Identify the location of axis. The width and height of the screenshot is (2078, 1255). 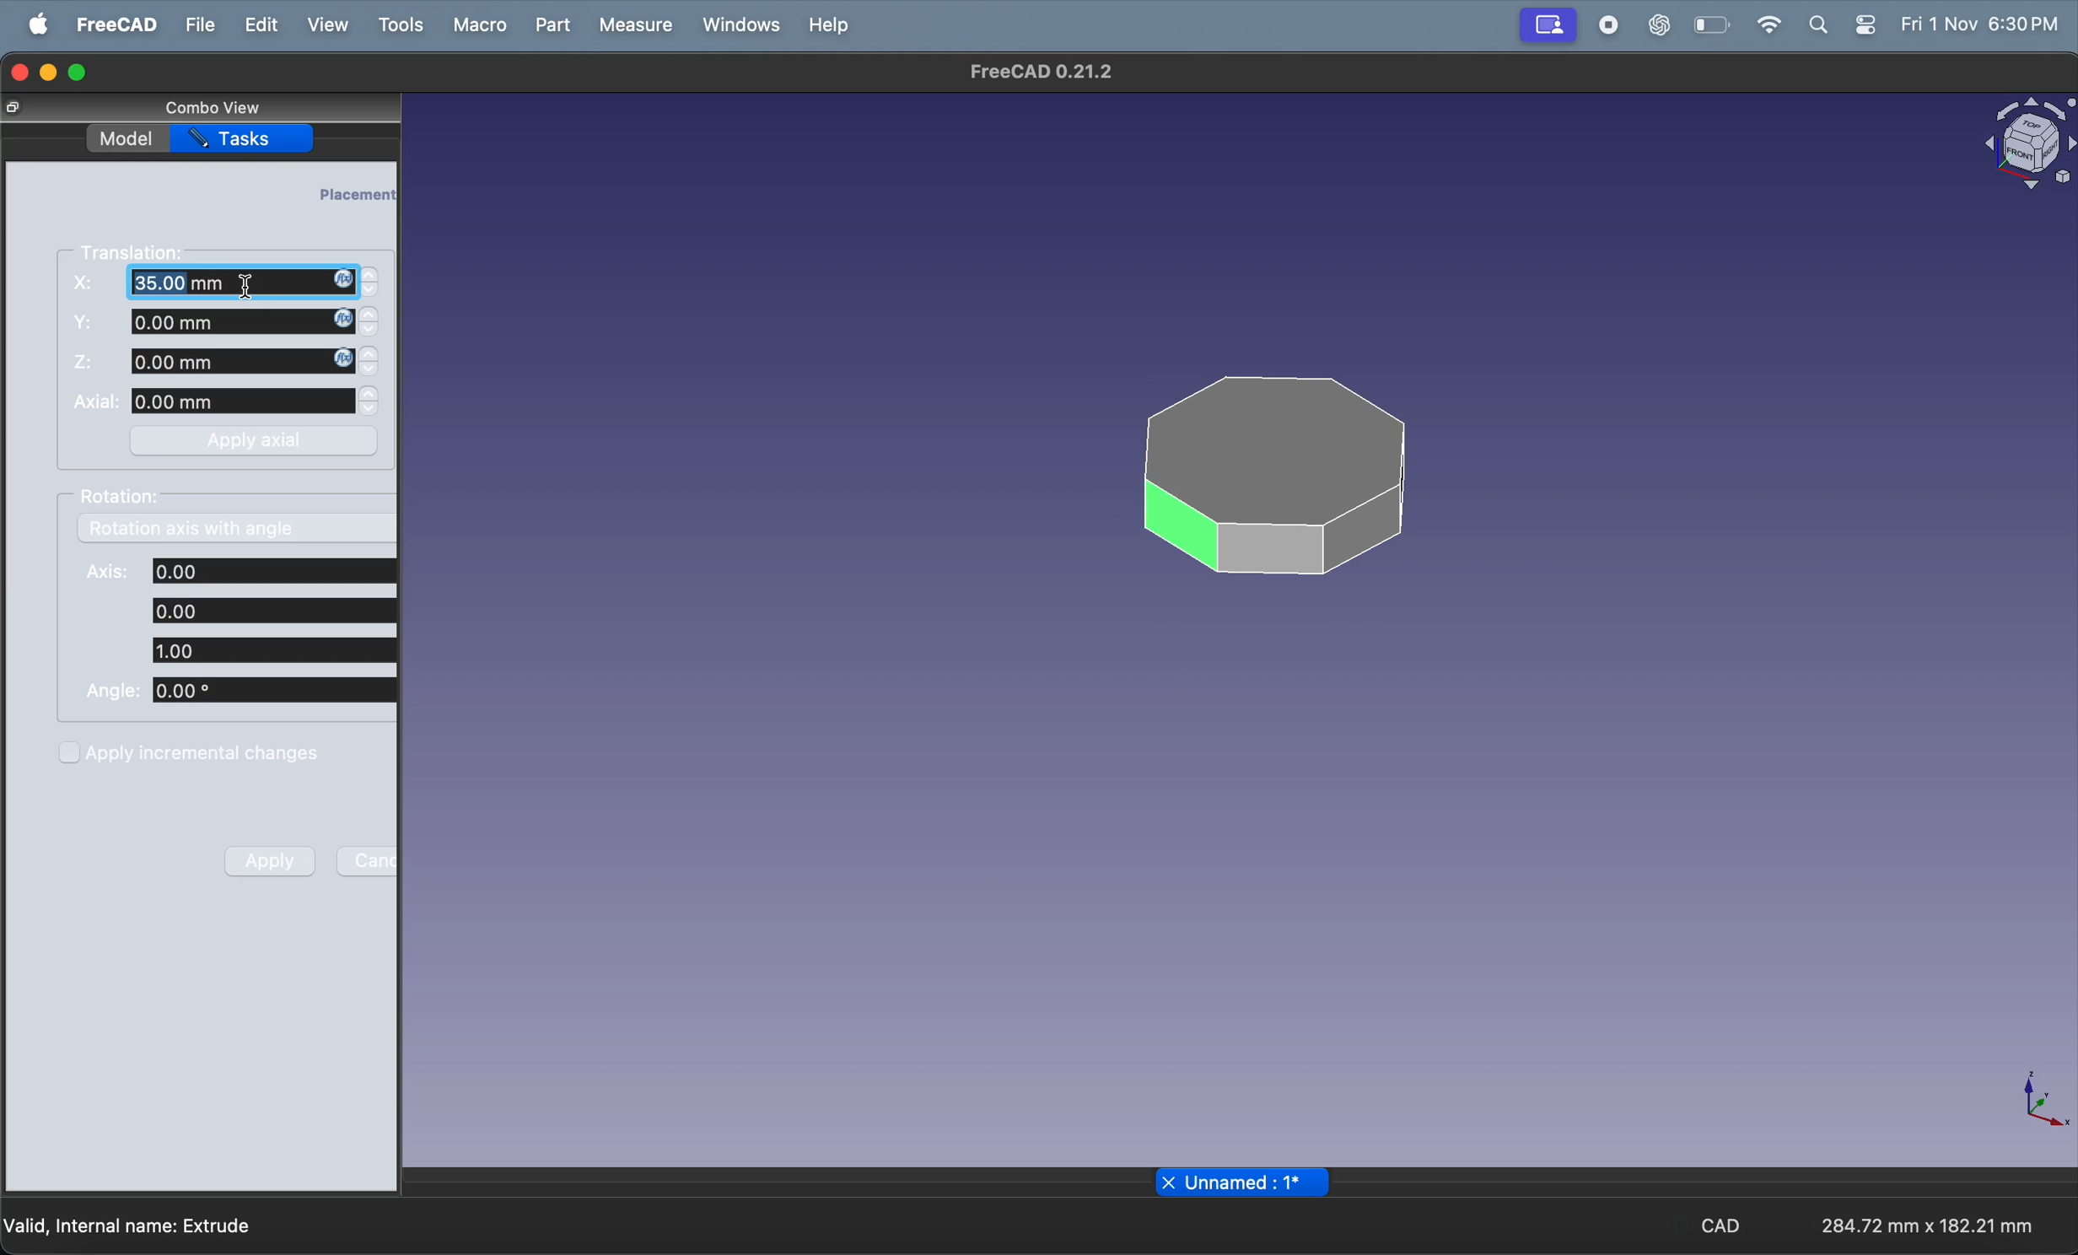
(2048, 1103).